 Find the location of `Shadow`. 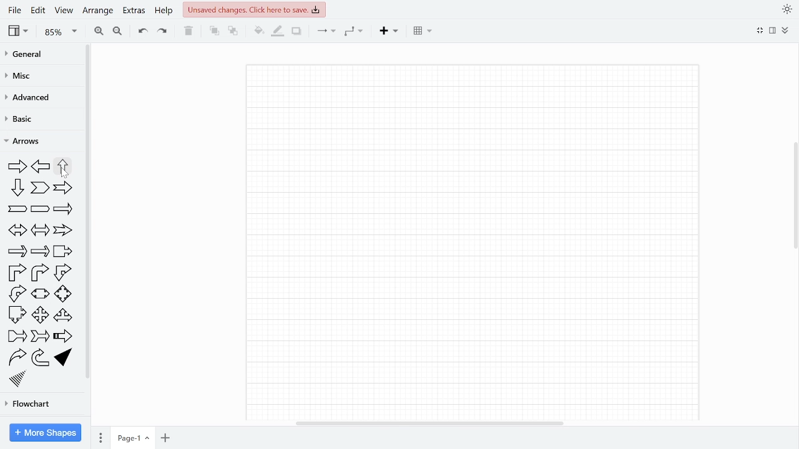

Shadow is located at coordinates (297, 31).